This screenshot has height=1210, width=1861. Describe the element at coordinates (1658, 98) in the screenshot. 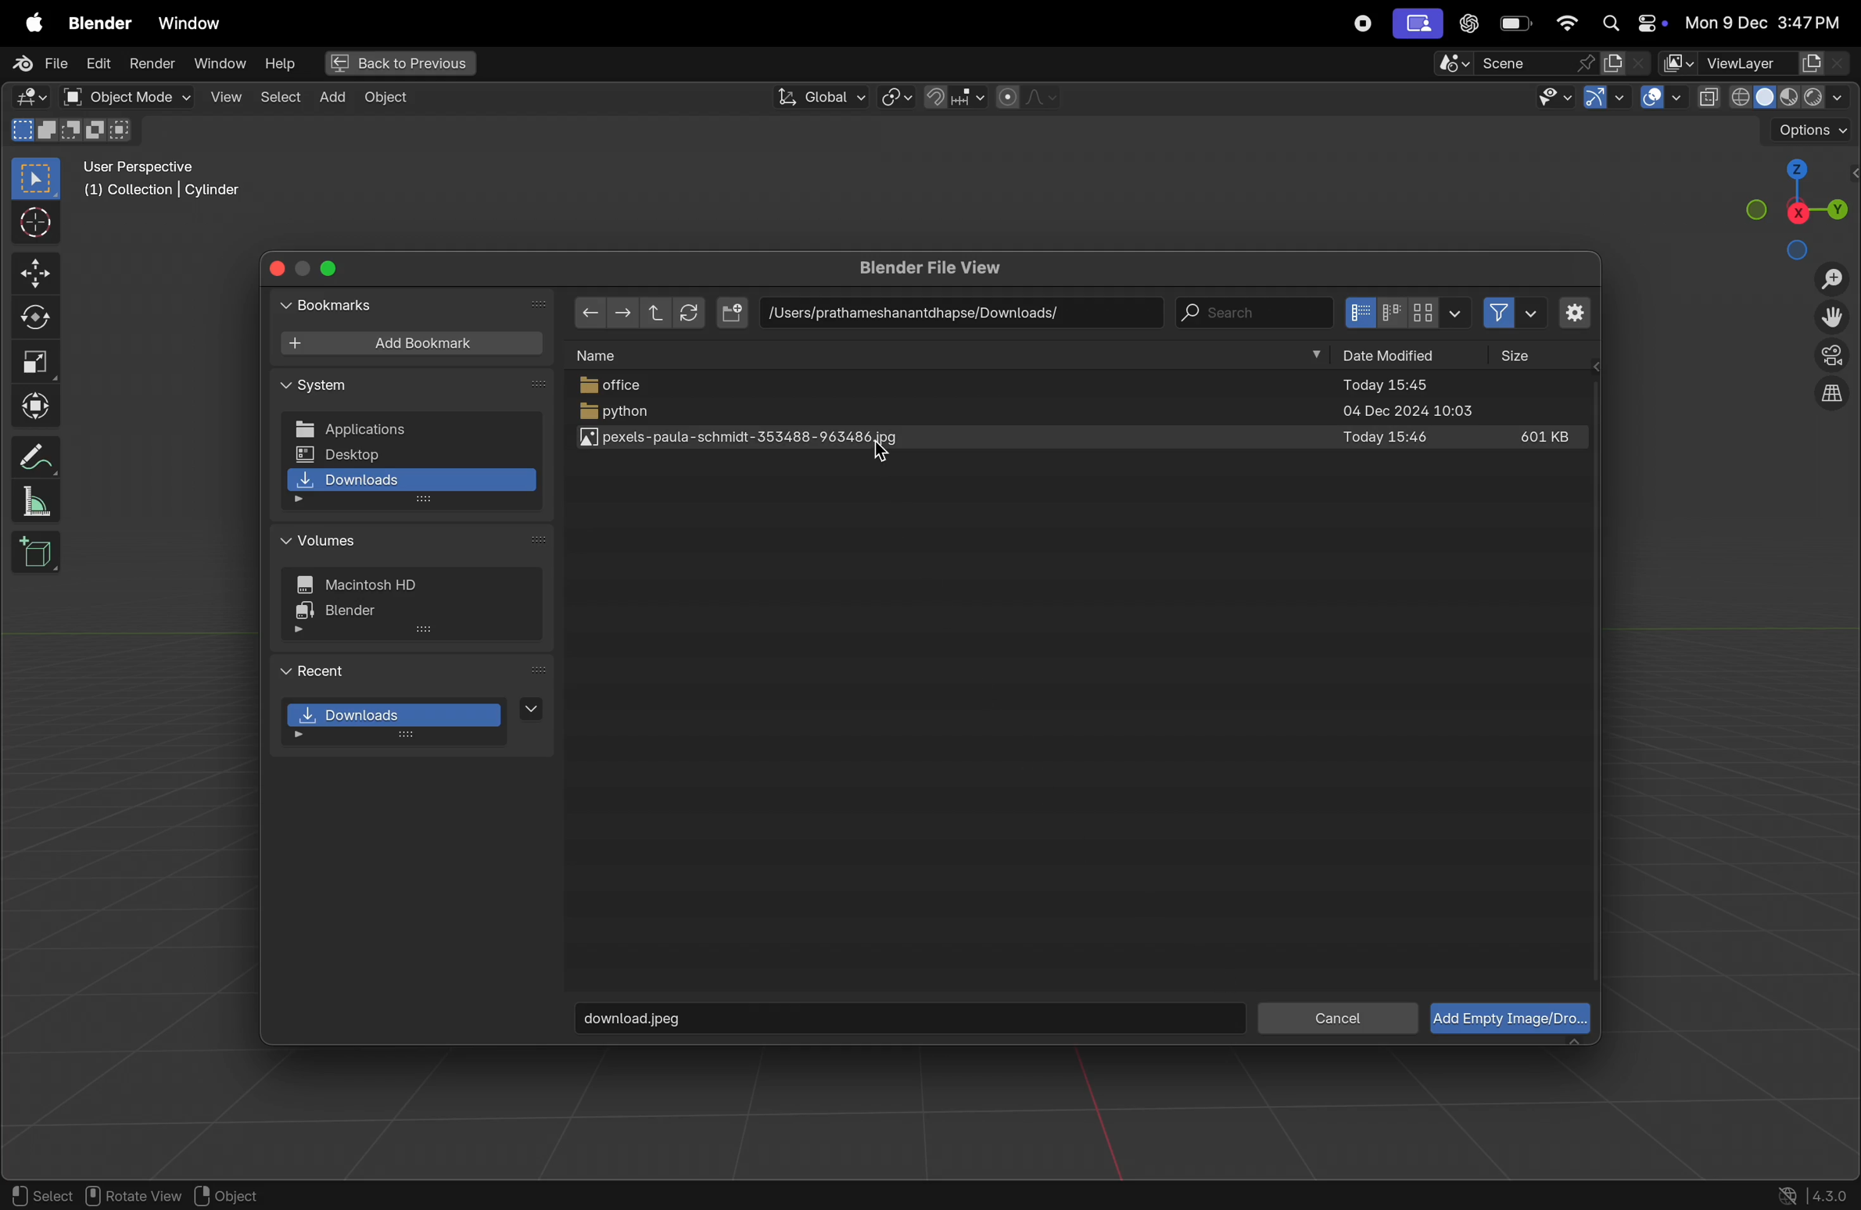

I see `overlays` at that location.